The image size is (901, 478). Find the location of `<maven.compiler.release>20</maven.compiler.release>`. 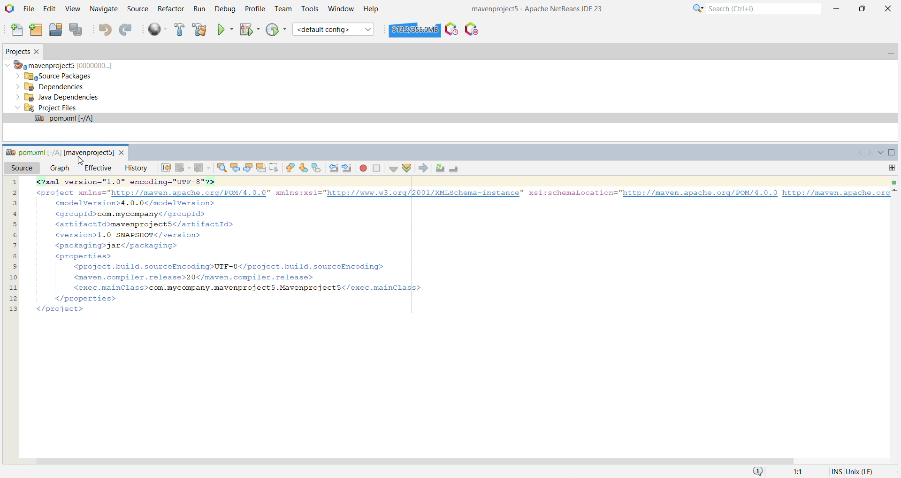

<maven.compiler.release>20</maven.compiler.release> is located at coordinates (194, 277).